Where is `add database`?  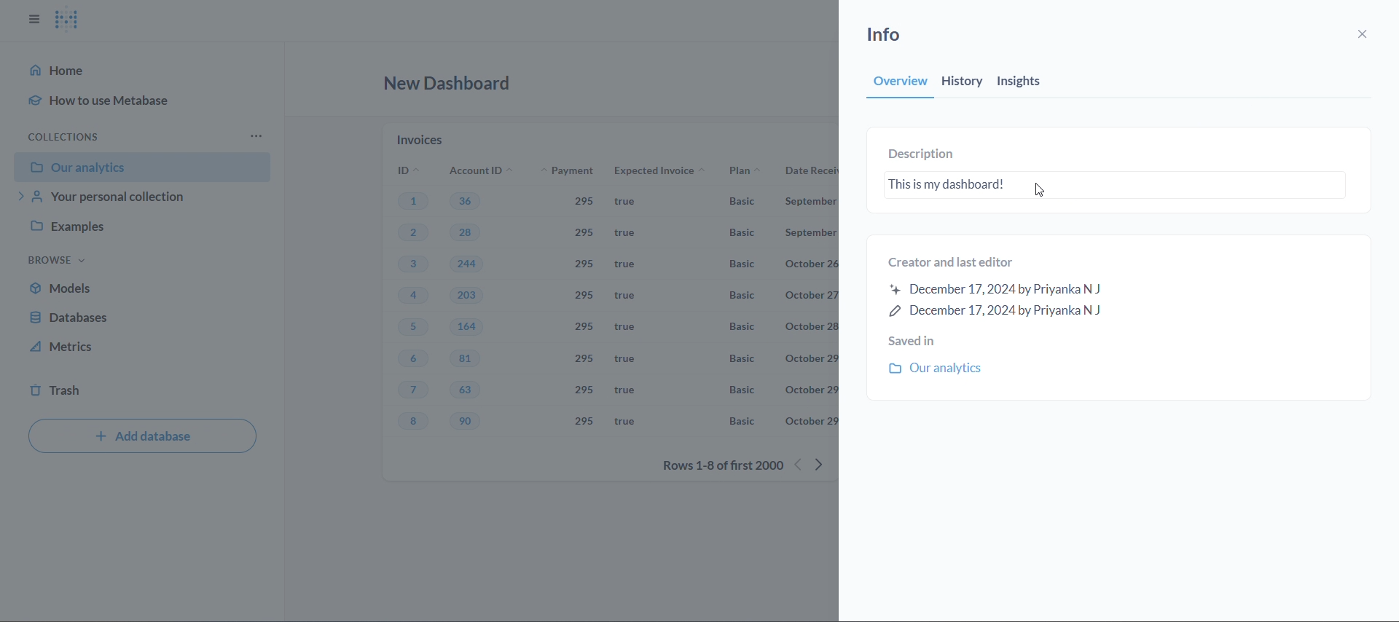
add database is located at coordinates (143, 436).